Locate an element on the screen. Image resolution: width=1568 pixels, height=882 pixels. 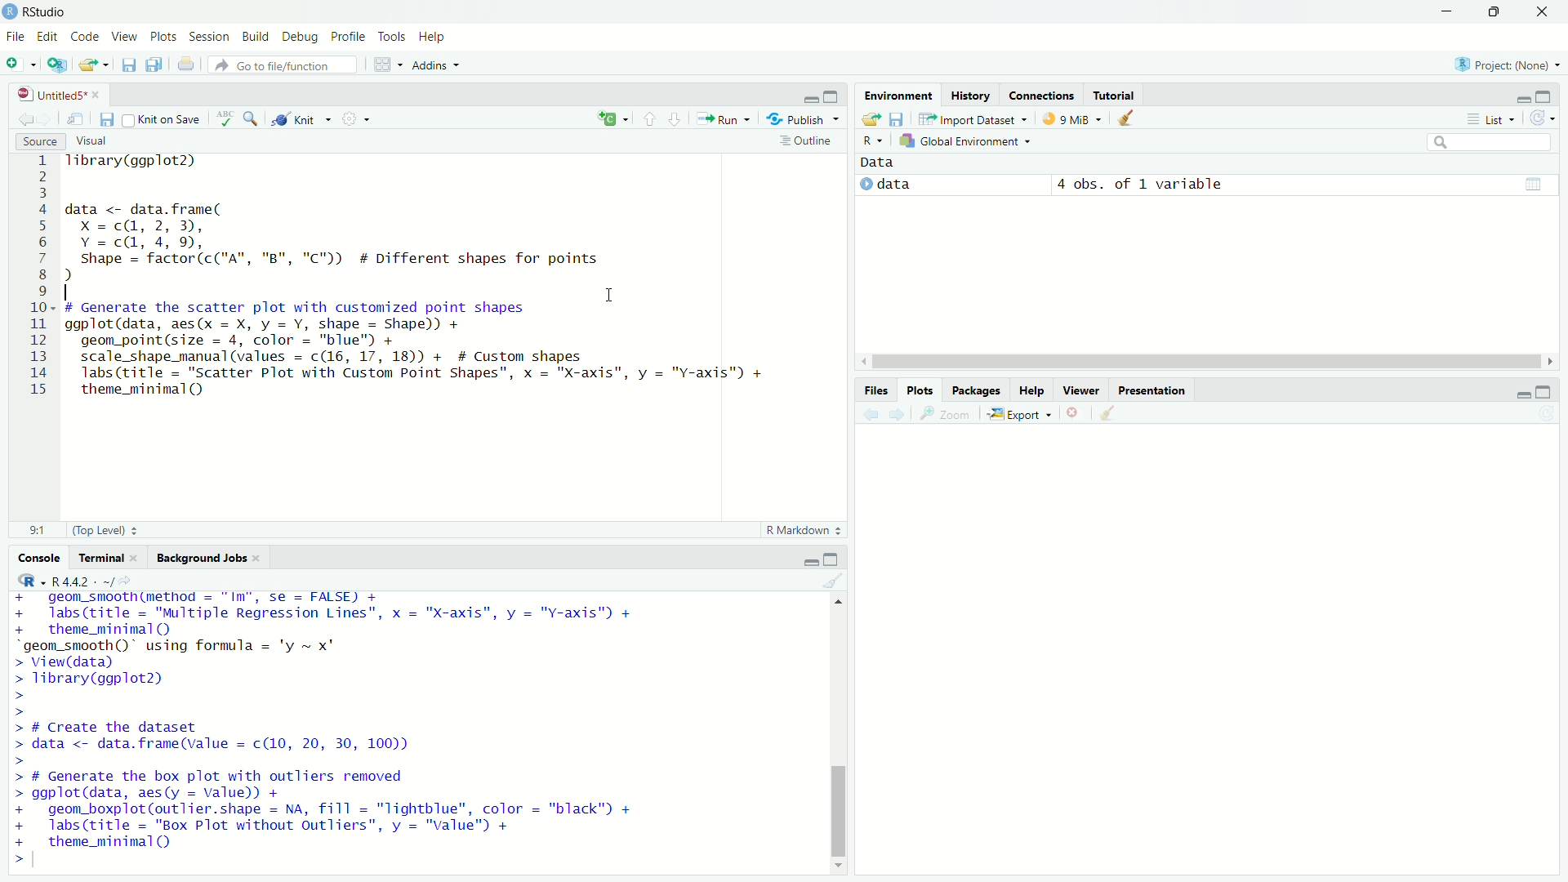
More options is located at coordinates (355, 118).